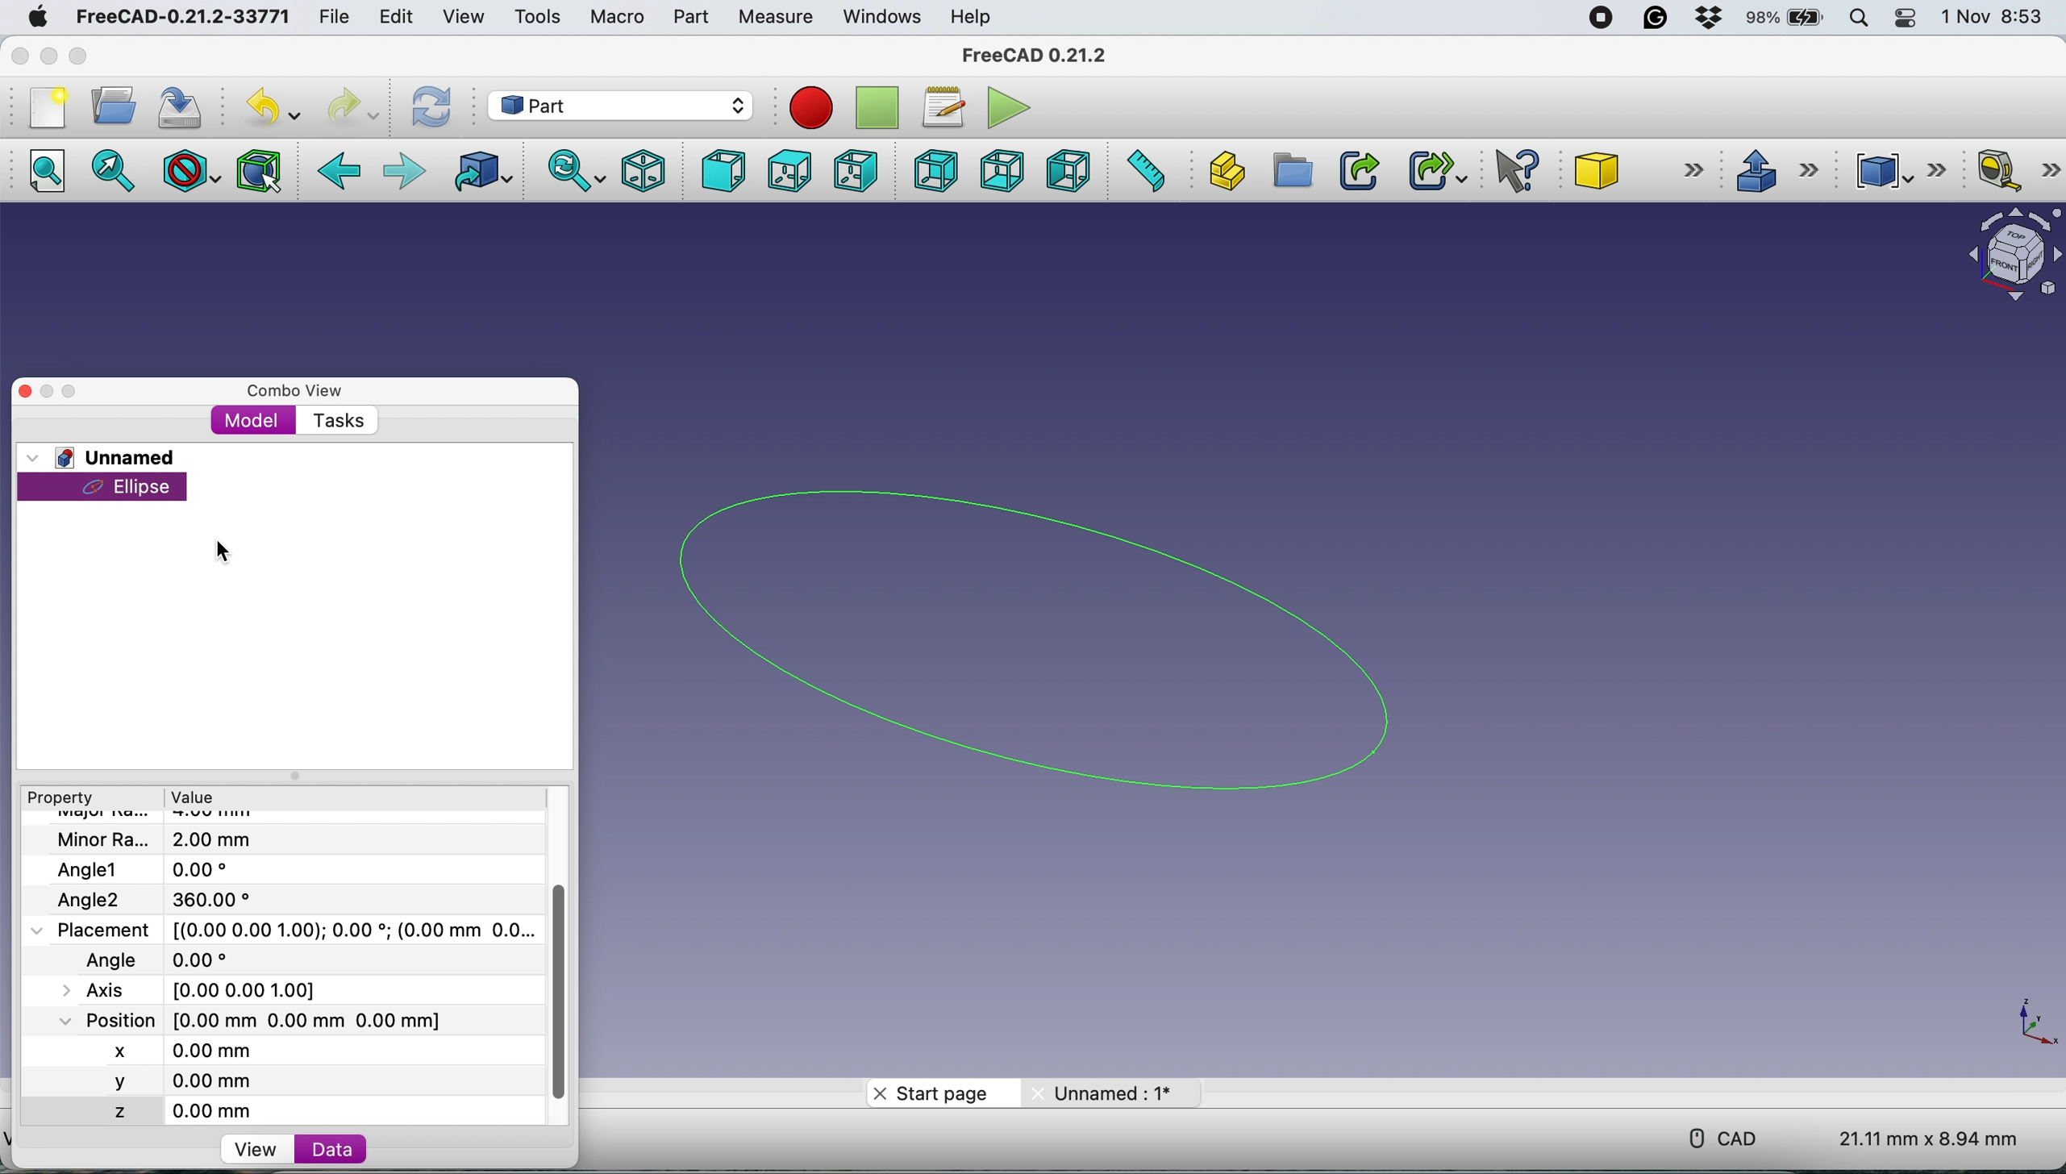 The height and width of the screenshot is (1174, 2066). Describe the element at coordinates (166, 898) in the screenshot. I see `Angle` at that location.